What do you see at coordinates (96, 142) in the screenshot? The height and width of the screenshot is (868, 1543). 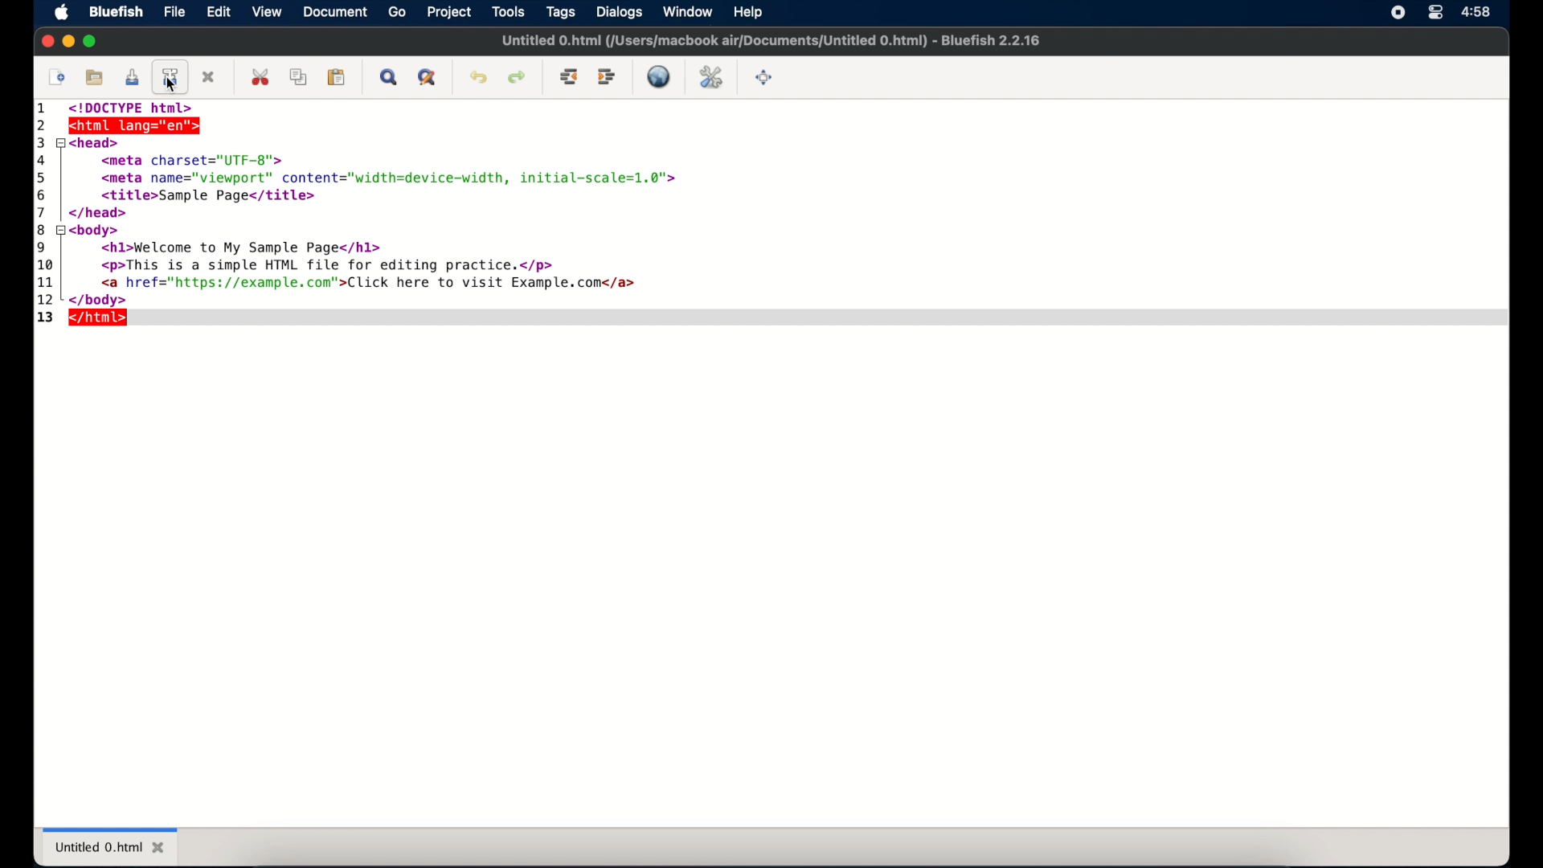 I see `<head>` at bounding box center [96, 142].